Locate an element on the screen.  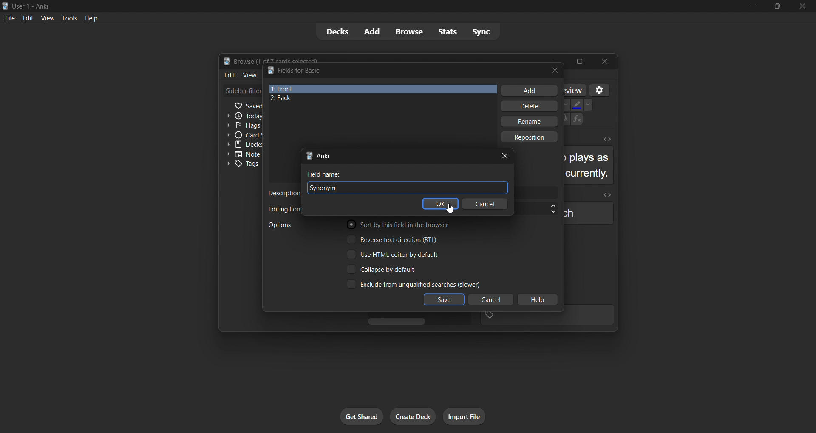
cancel is located at coordinates (488, 299).